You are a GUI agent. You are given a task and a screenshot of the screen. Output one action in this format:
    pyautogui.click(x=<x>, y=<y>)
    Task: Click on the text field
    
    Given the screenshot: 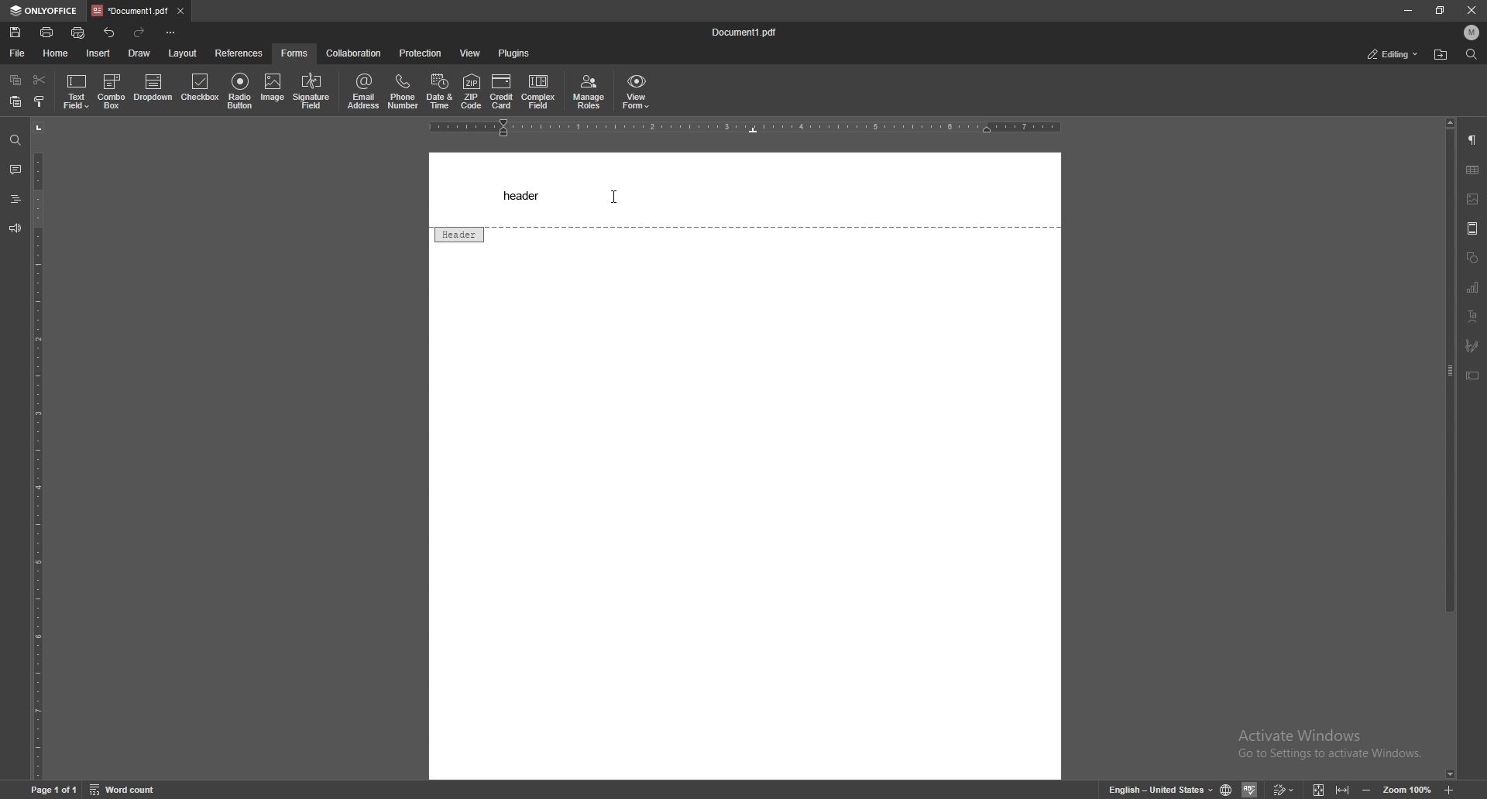 What is the action you would take?
    pyautogui.click(x=78, y=91)
    